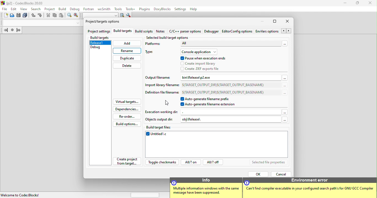 This screenshot has width=377, height=198. Describe the element at coordinates (125, 163) in the screenshot. I see `create project from target` at that location.